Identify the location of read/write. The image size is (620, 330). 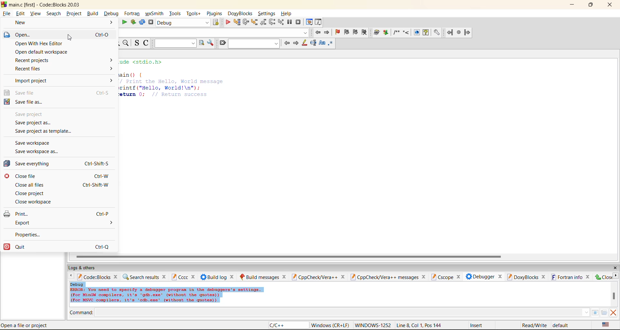
(534, 325).